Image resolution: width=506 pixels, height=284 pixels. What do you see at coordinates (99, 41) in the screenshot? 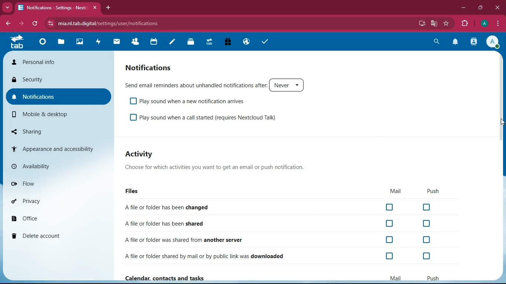
I see `activity` at bounding box center [99, 41].